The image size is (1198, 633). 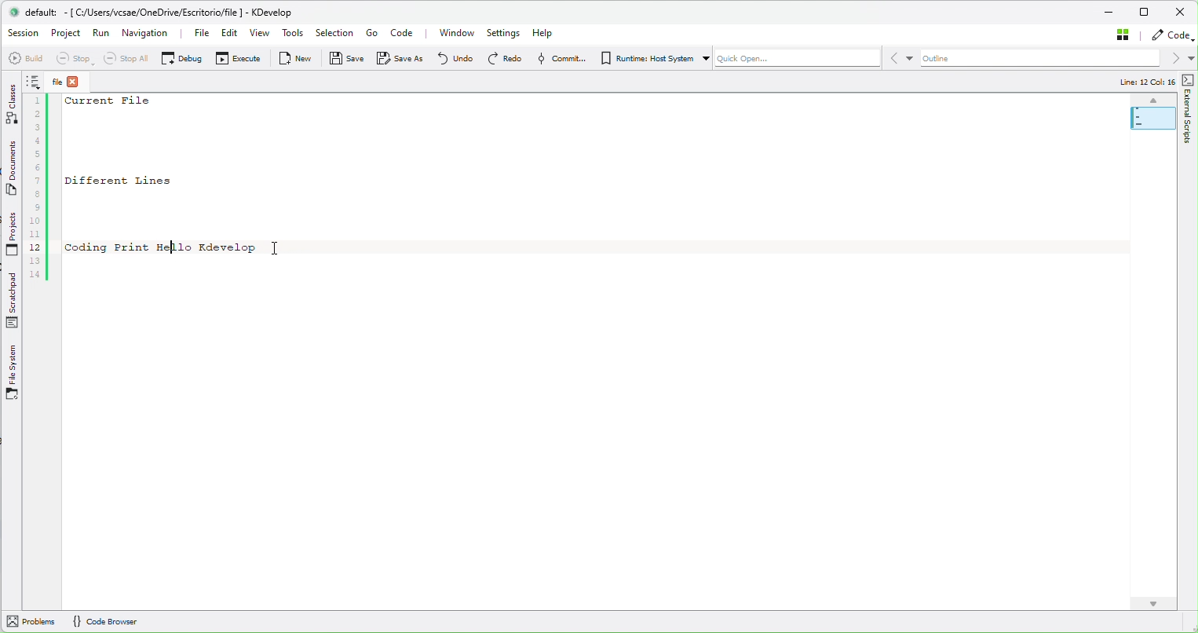 What do you see at coordinates (453, 35) in the screenshot?
I see `Window` at bounding box center [453, 35].